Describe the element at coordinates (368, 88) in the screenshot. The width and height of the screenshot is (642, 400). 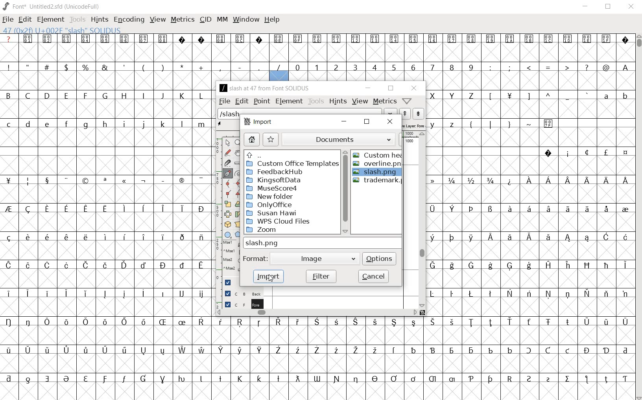
I see `minimize` at that location.